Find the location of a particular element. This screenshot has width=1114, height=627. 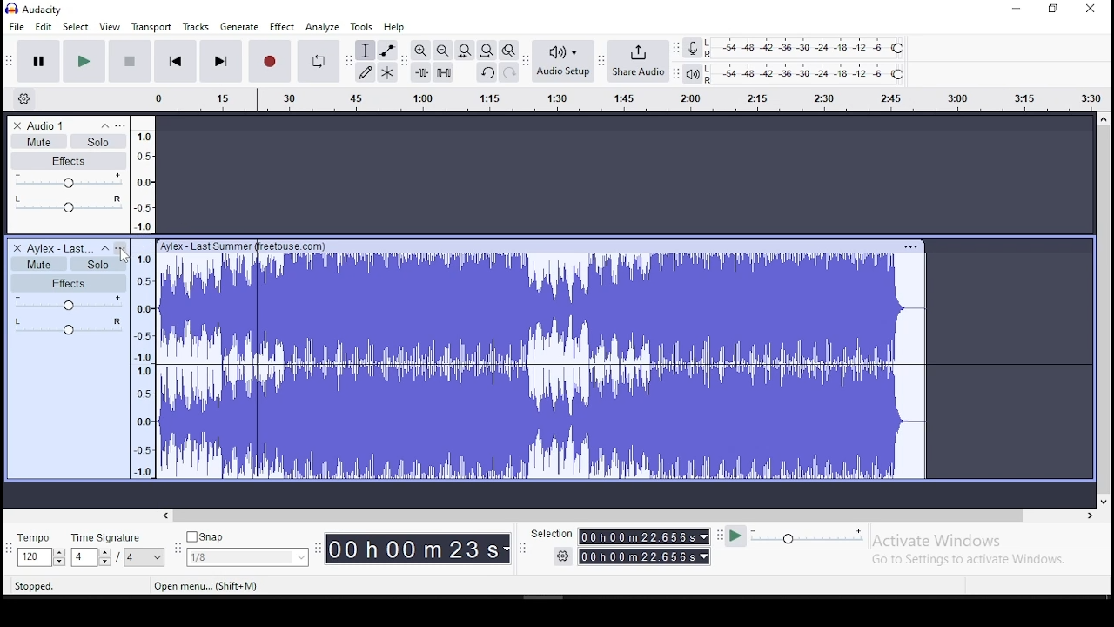

file is located at coordinates (18, 25).